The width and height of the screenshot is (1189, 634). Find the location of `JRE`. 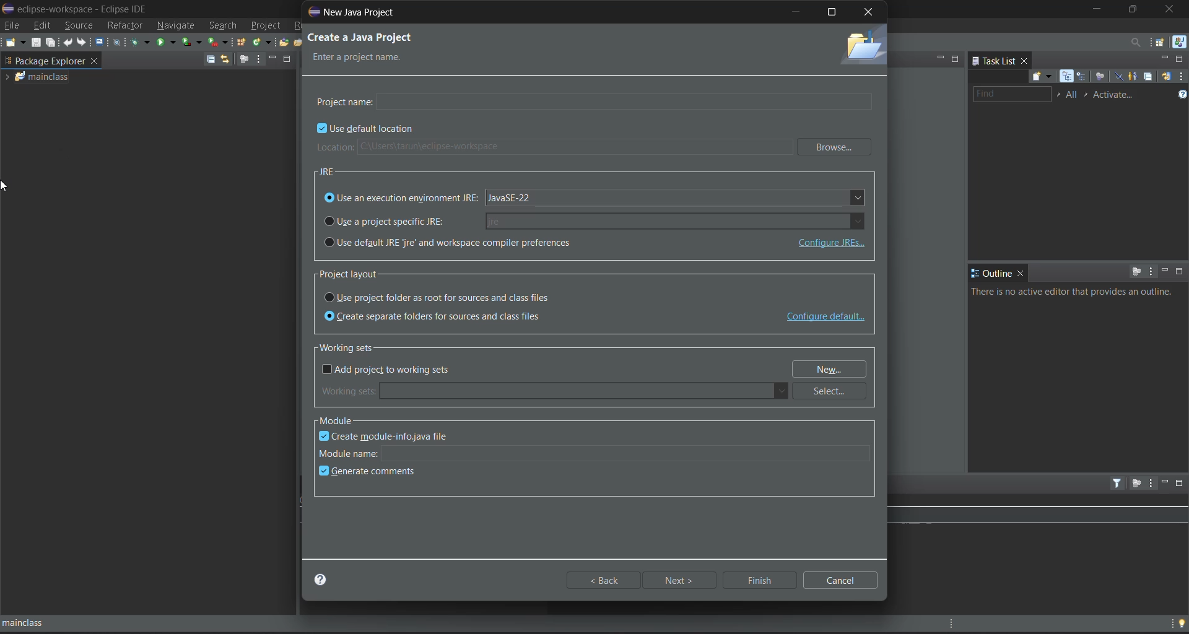

JRE is located at coordinates (329, 171).